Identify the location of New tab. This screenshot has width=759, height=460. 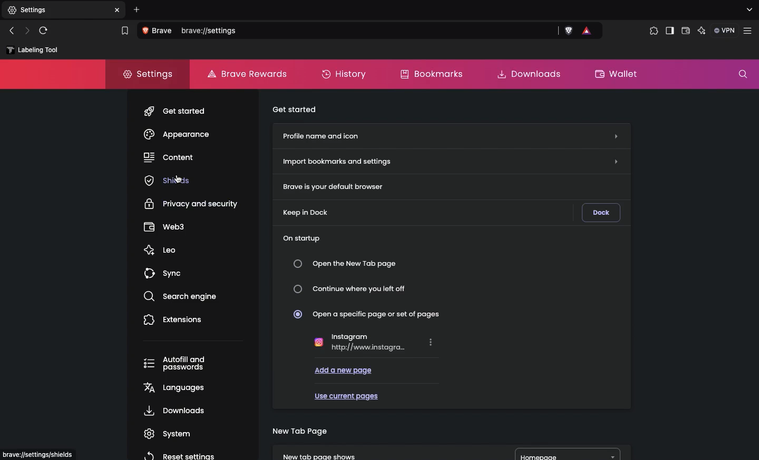
(25, 11).